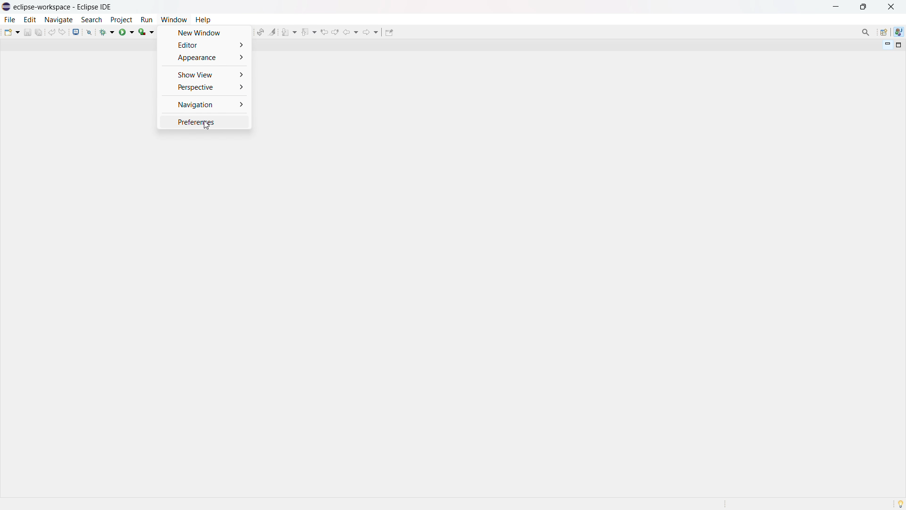 This screenshot has width=906, height=510. What do you see at coordinates (203, 19) in the screenshot?
I see `help` at bounding box center [203, 19].